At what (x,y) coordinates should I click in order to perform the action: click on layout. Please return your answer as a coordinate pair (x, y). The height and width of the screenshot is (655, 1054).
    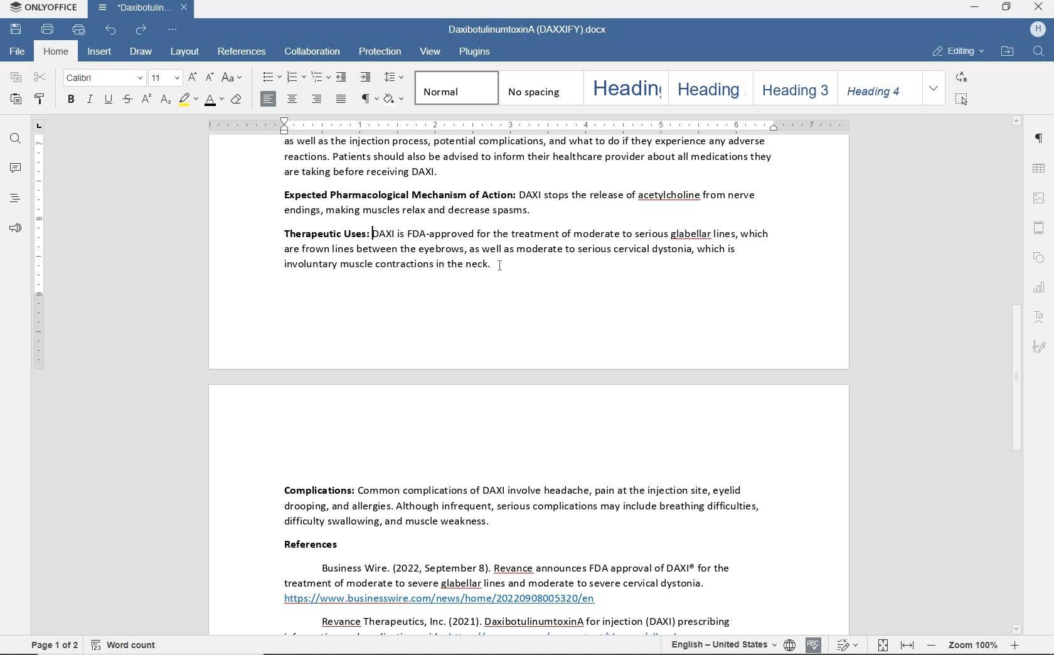
    Looking at the image, I should click on (184, 52).